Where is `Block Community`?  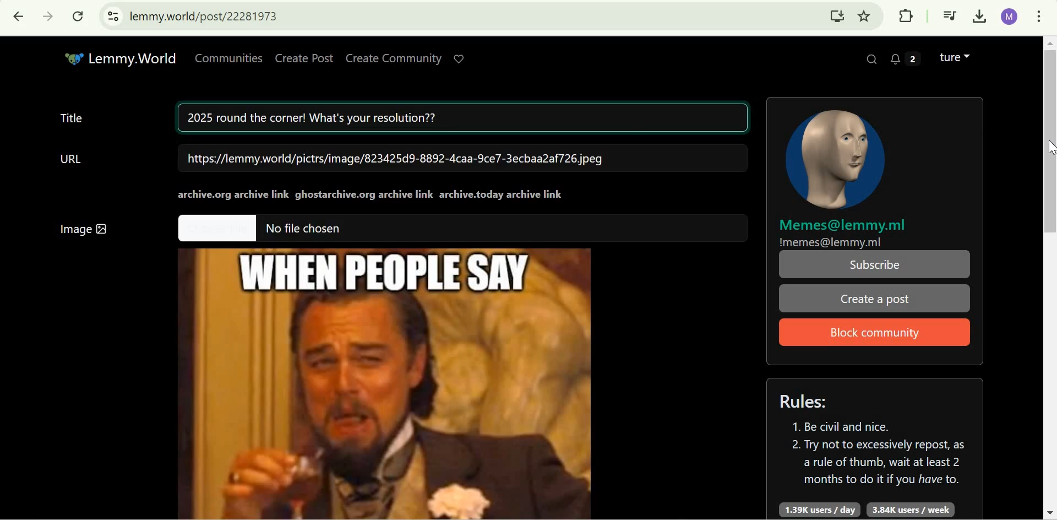 Block Community is located at coordinates (874, 333).